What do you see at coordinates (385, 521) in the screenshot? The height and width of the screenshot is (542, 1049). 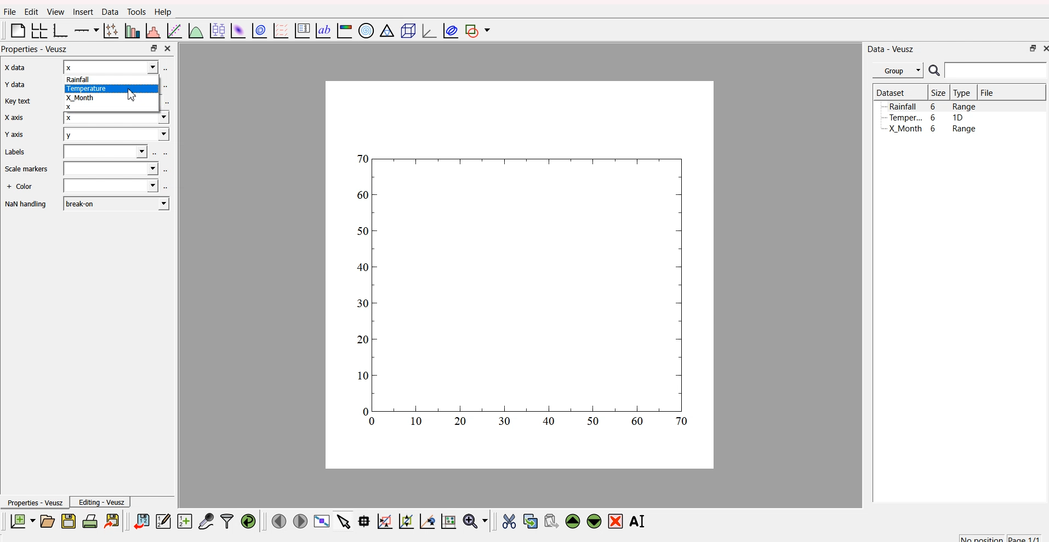 I see `draw rectangle to zoom` at bounding box center [385, 521].